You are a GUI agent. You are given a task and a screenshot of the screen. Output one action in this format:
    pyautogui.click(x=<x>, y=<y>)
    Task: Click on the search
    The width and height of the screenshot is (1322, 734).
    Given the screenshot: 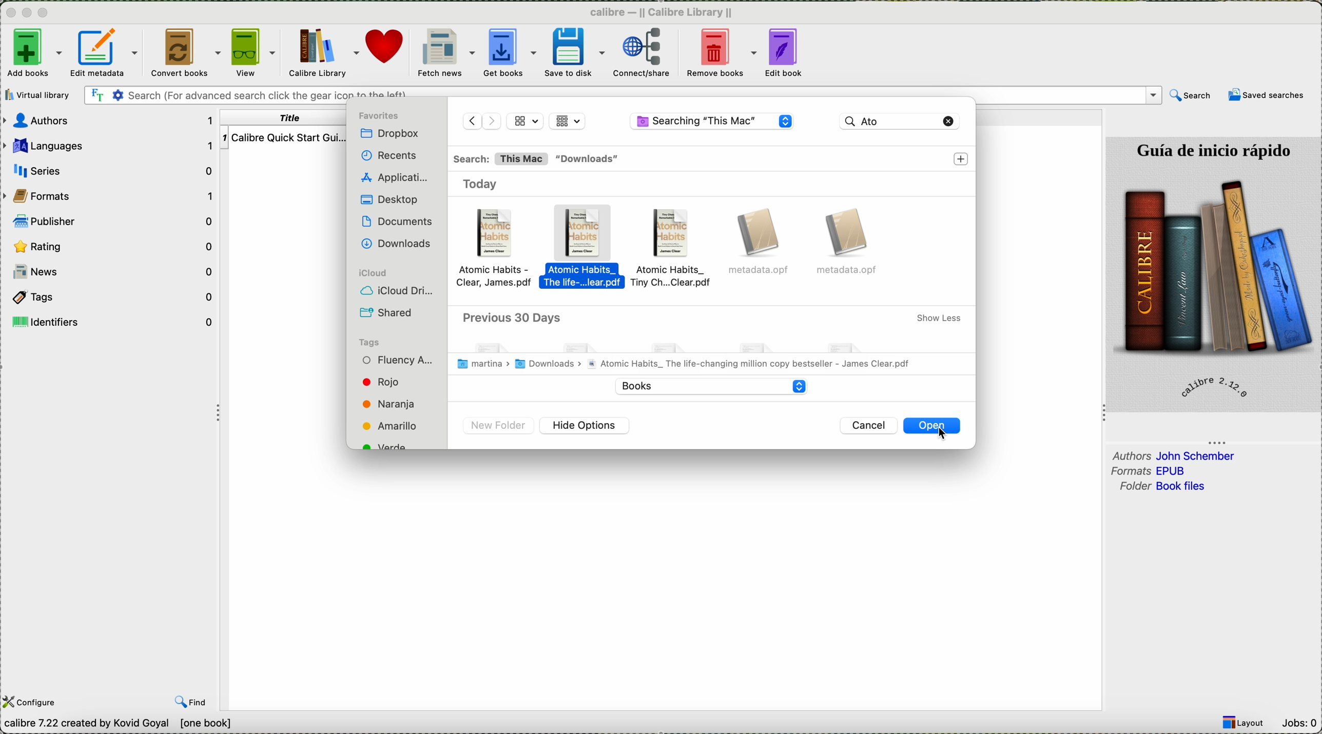 What is the action you would take?
    pyautogui.click(x=1191, y=95)
    